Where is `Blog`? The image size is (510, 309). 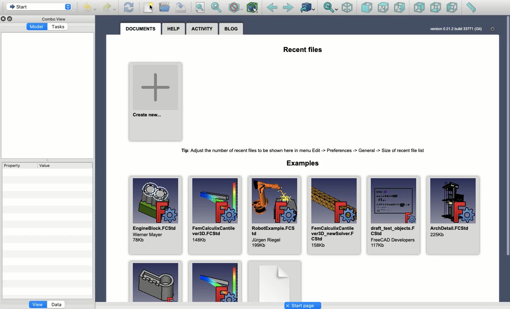
Blog is located at coordinates (231, 29).